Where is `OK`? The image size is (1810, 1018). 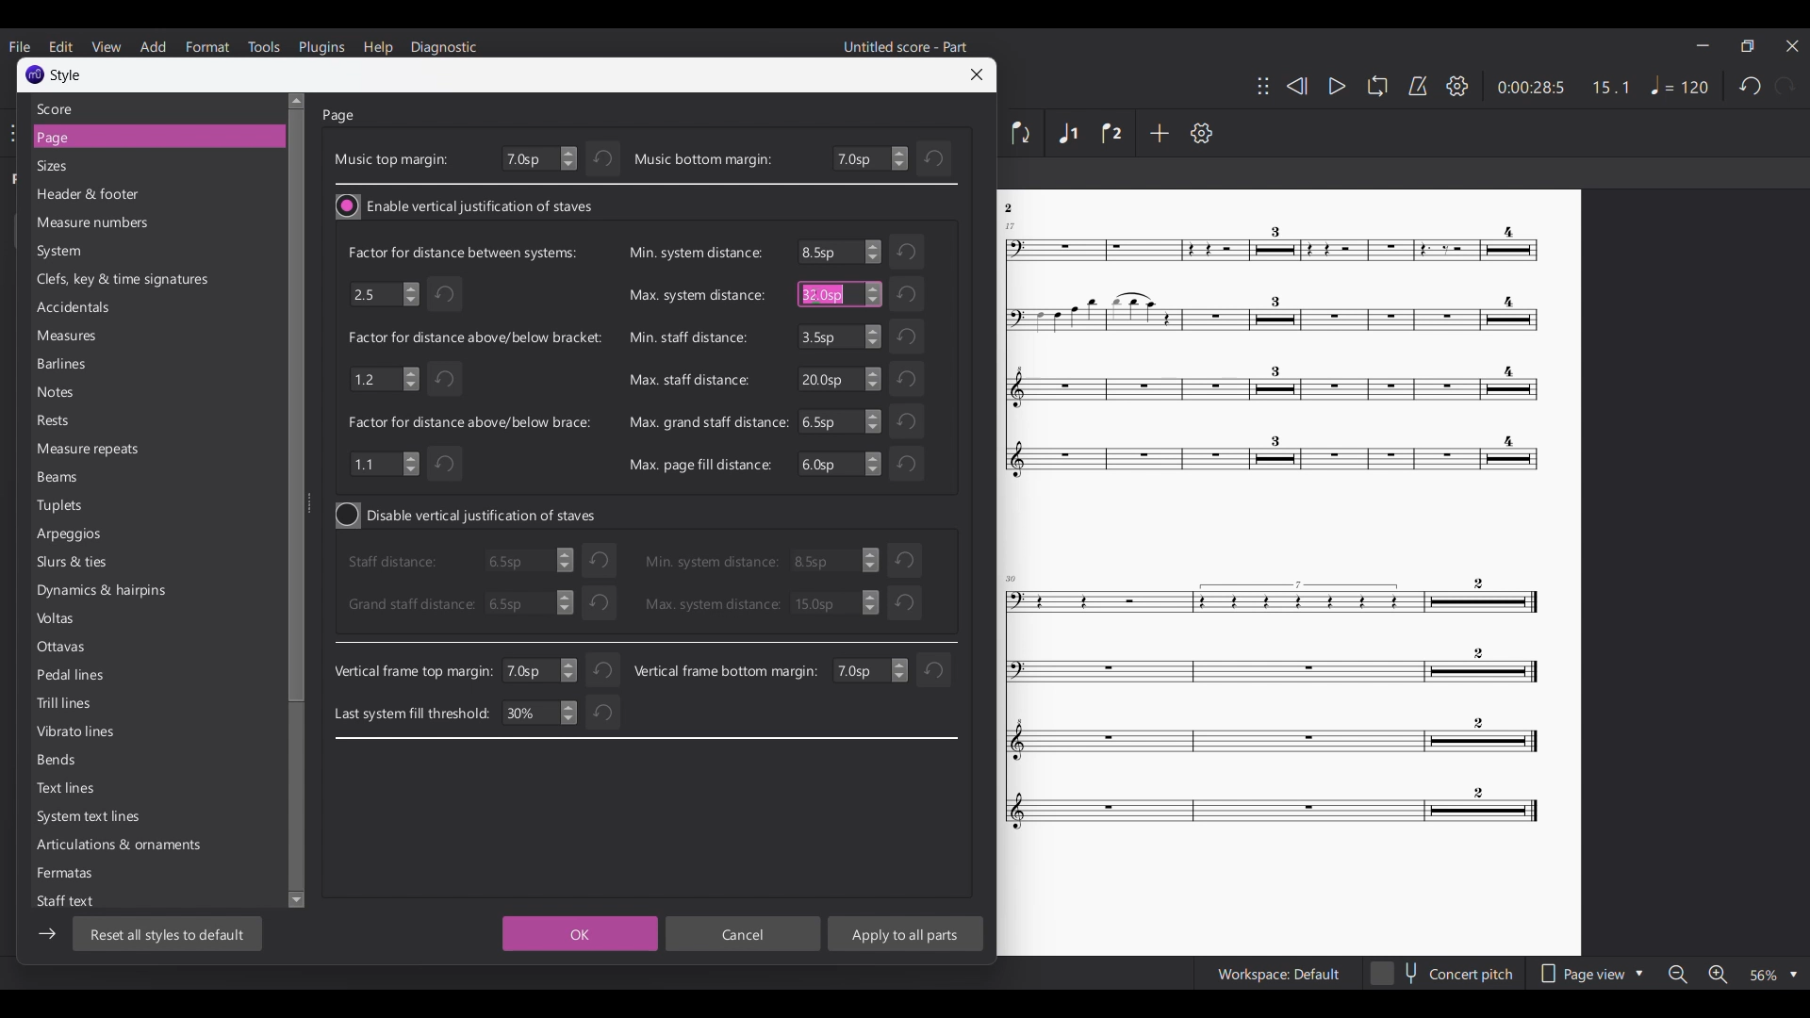 OK is located at coordinates (576, 934).